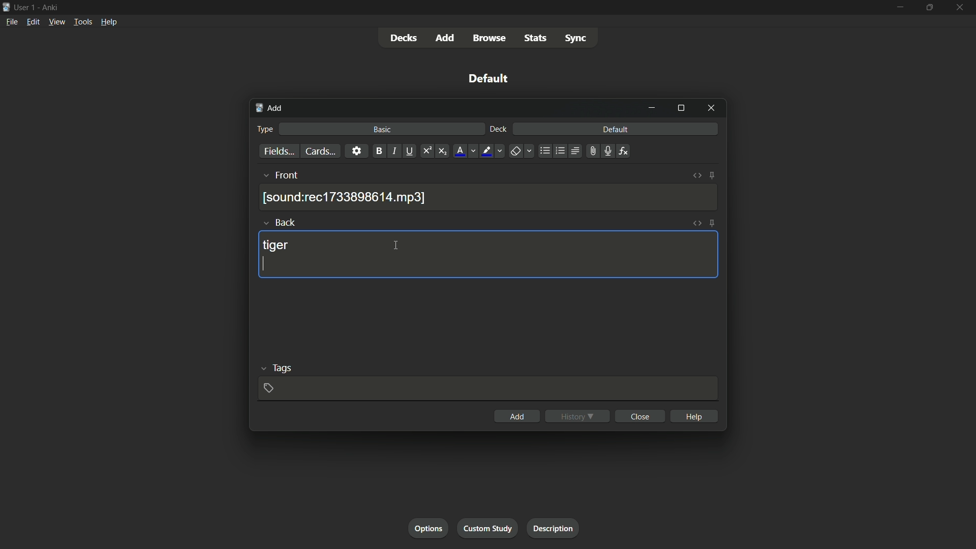  I want to click on toggle sticky, so click(712, 223).